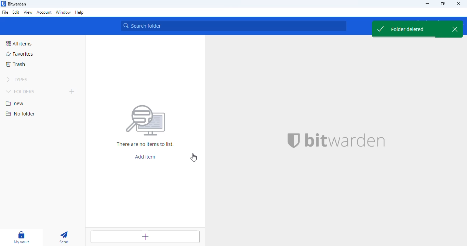 This screenshot has height=246, width=467. I want to click on my vault, so click(22, 237).